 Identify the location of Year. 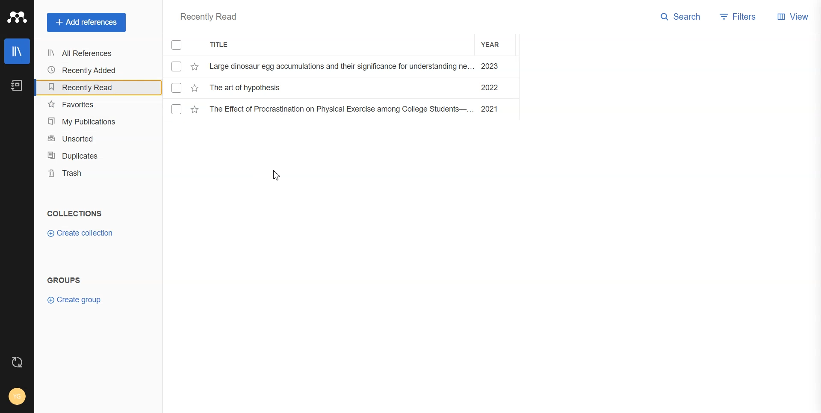
(496, 44).